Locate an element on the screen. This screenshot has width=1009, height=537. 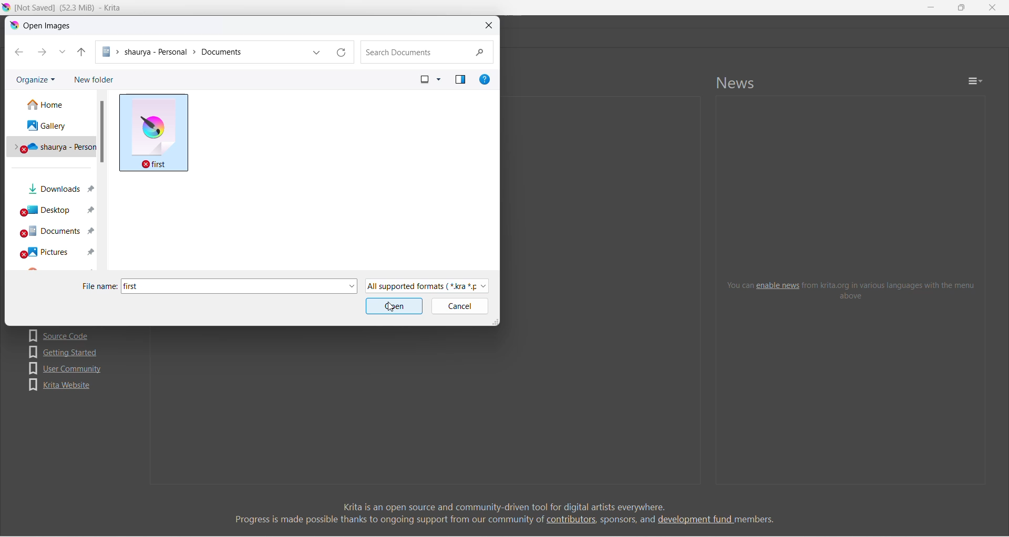
open is located at coordinates (395, 306).